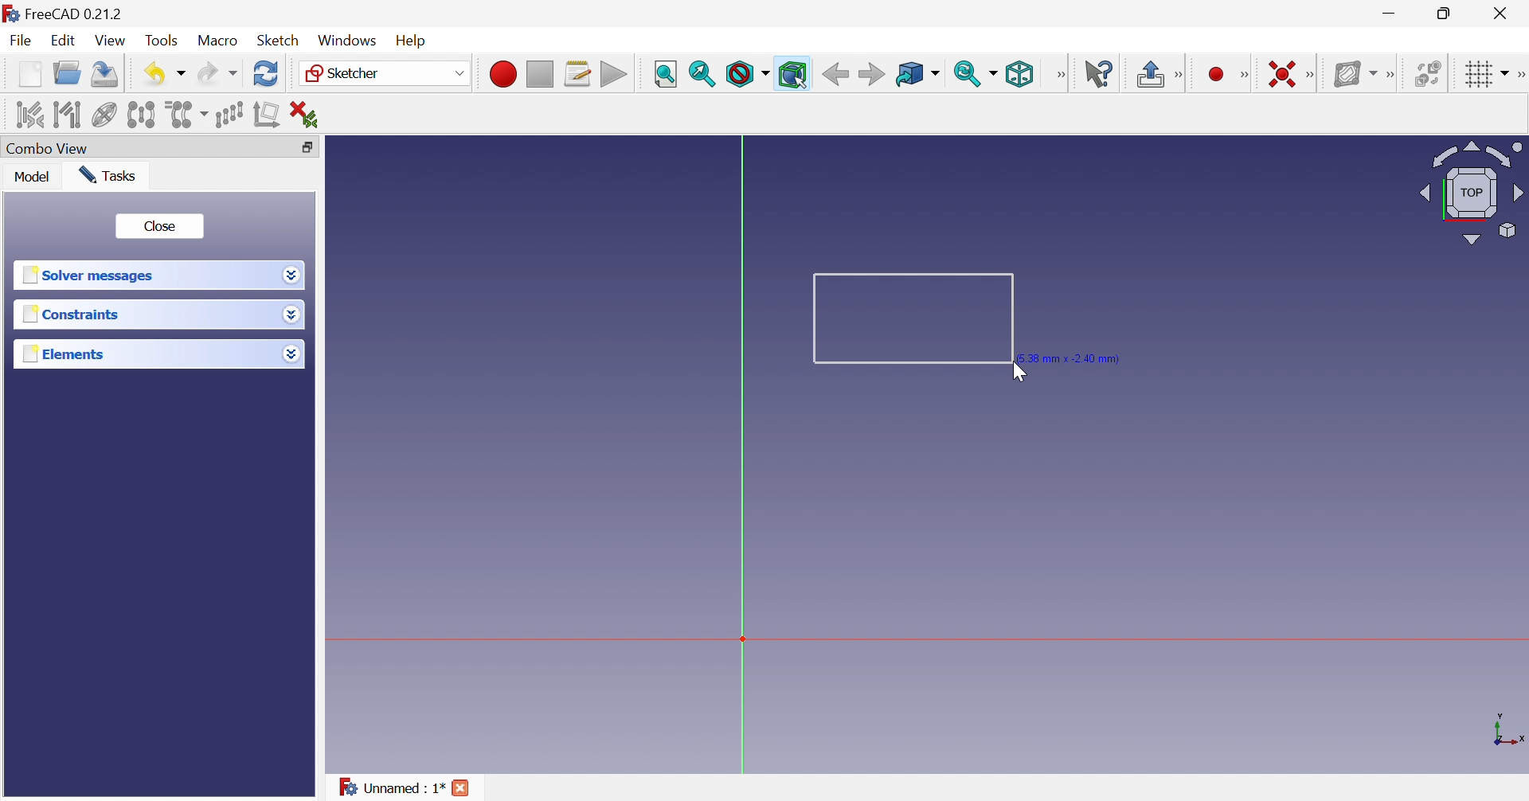  Describe the element at coordinates (1180, 74) in the screenshot. I see `Sketcher edit mode` at that location.